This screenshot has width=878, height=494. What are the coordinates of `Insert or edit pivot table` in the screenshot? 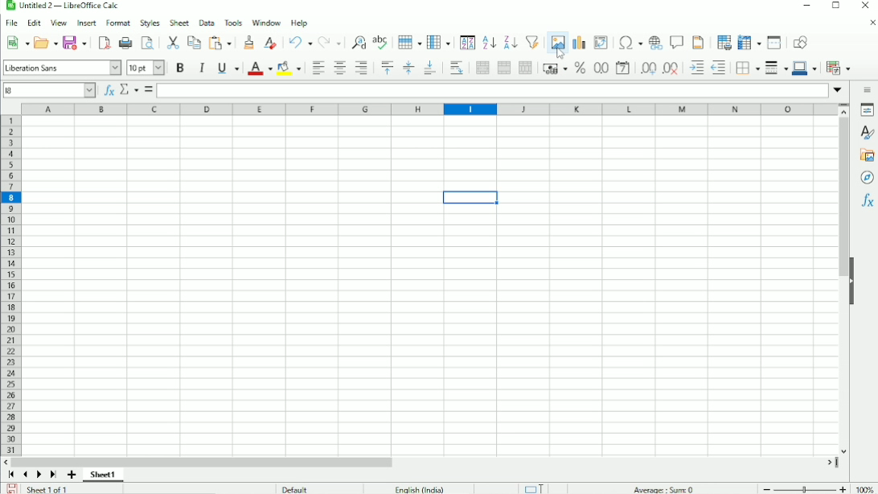 It's located at (601, 42).